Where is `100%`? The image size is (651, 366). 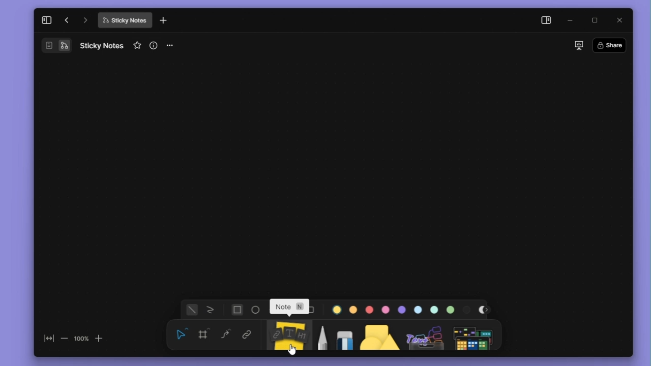
100% is located at coordinates (82, 336).